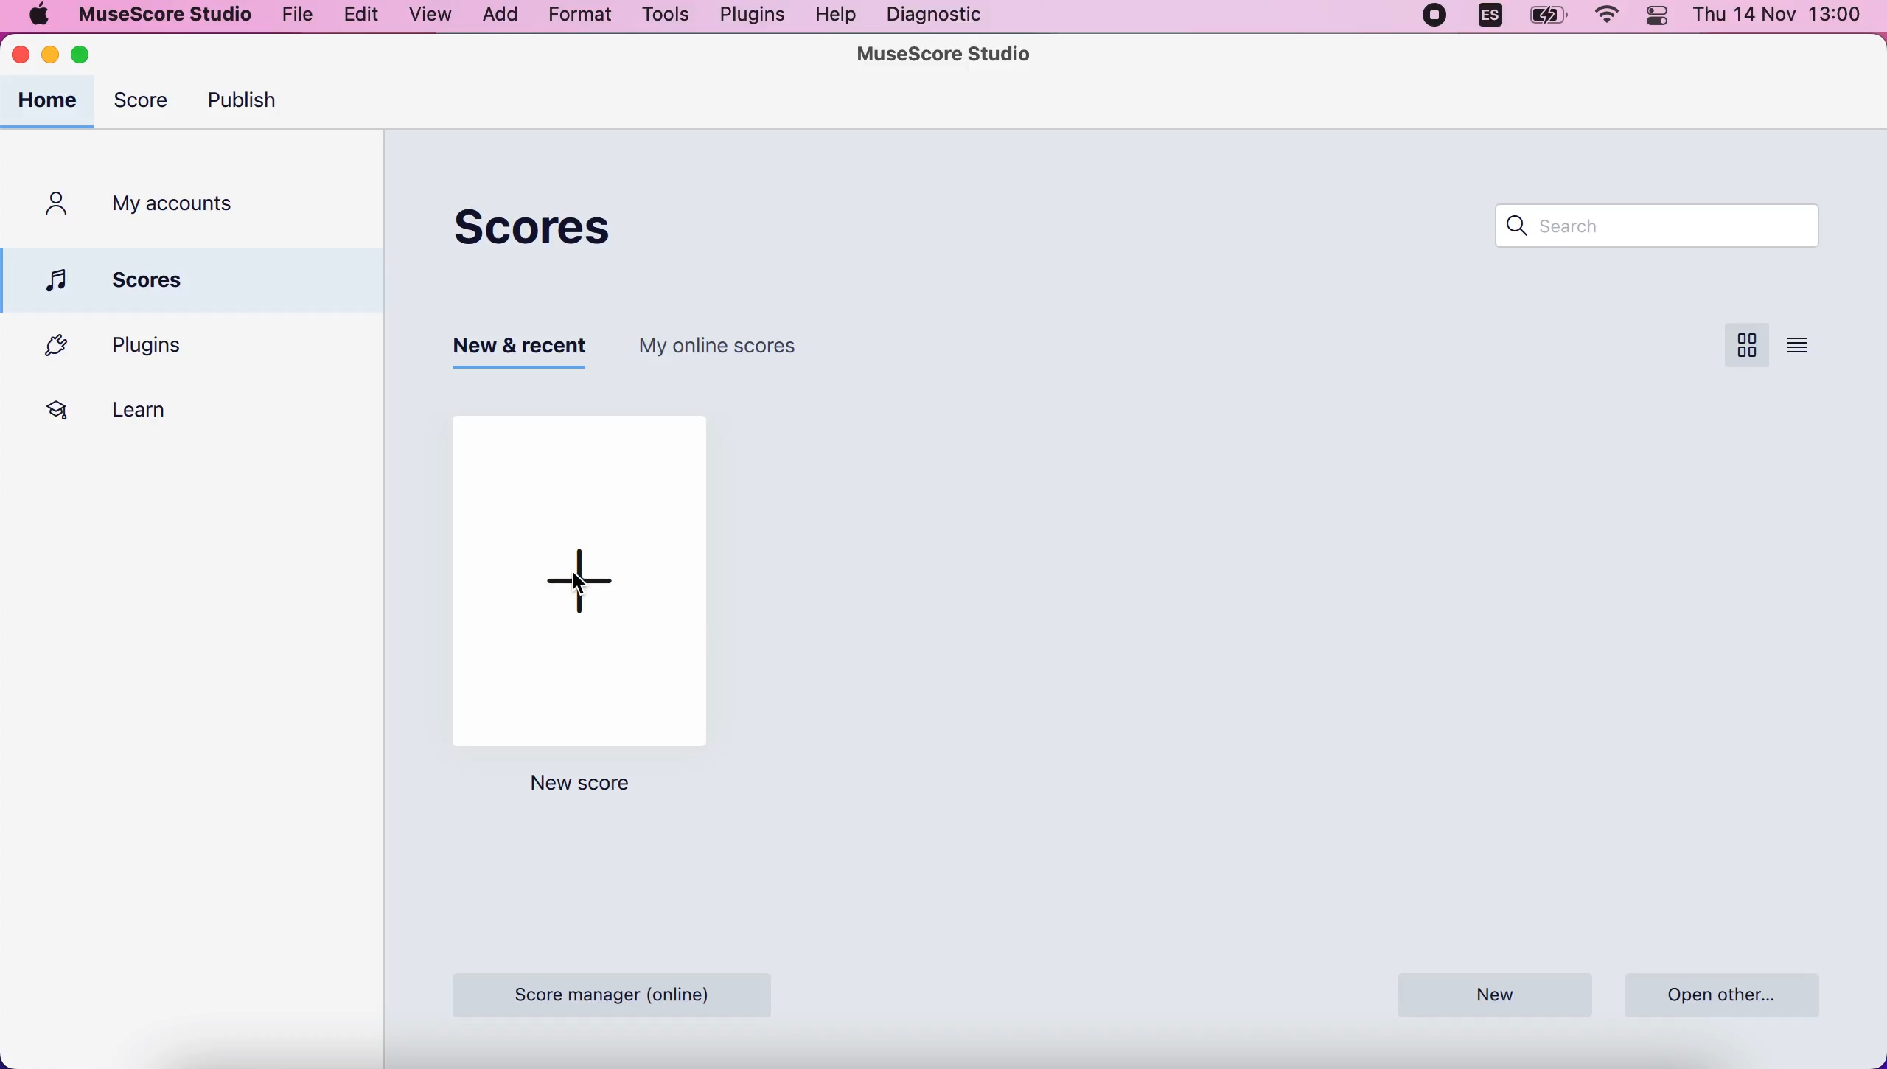 This screenshot has height=1069, width=1887. What do you see at coordinates (934, 15) in the screenshot?
I see `diagnostic` at bounding box center [934, 15].